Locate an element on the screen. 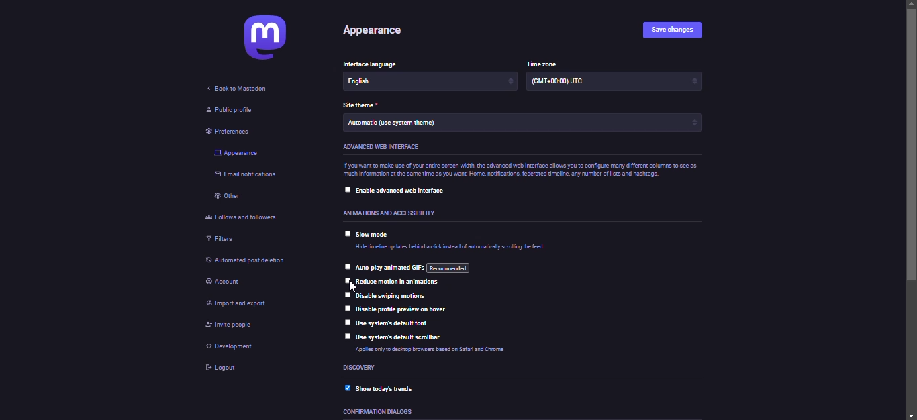 This screenshot has width=917, height=420. use system's default font is located at coordinates (399, 325).